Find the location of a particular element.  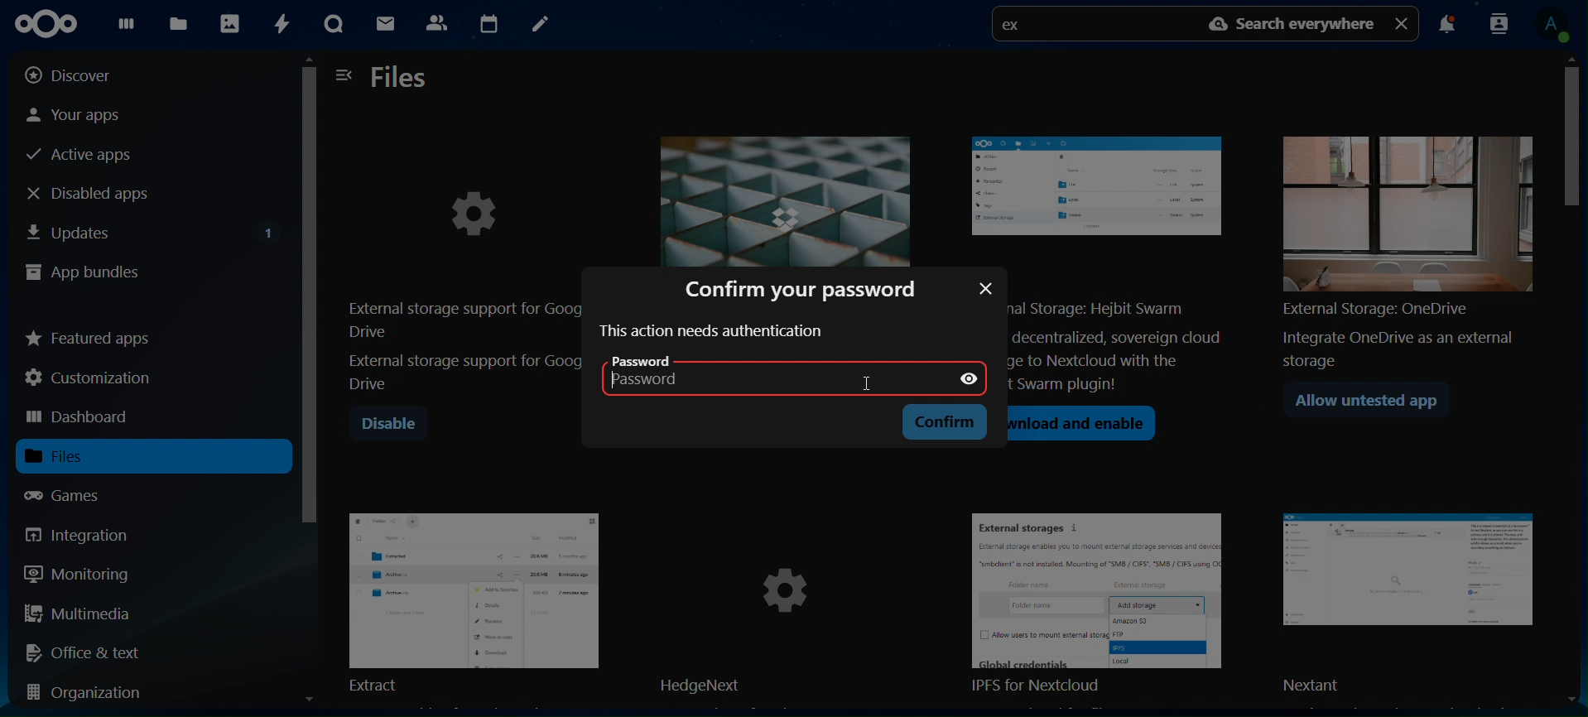

icon is located at coordinates (53, 24).